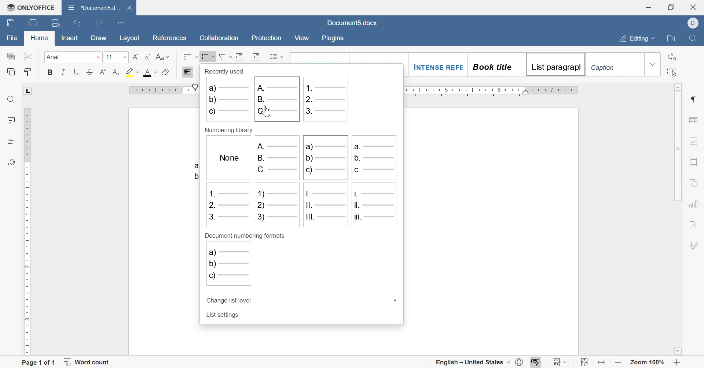 The width and height of the screenshot is (704, 368). What do you see at coordinates (121, 23) in the screenshot?
I see `customize quick access toolbar` at bounding box center [121, 23].